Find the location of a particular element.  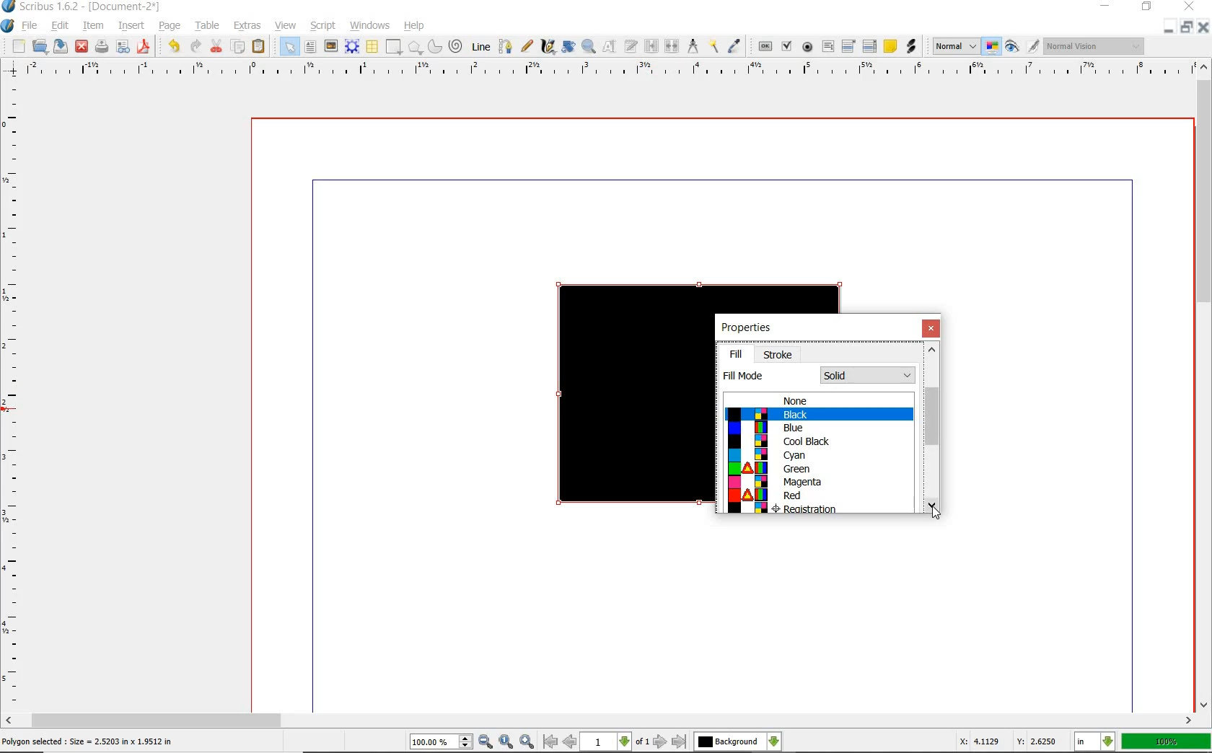

line is located at coordinates (481, 46).